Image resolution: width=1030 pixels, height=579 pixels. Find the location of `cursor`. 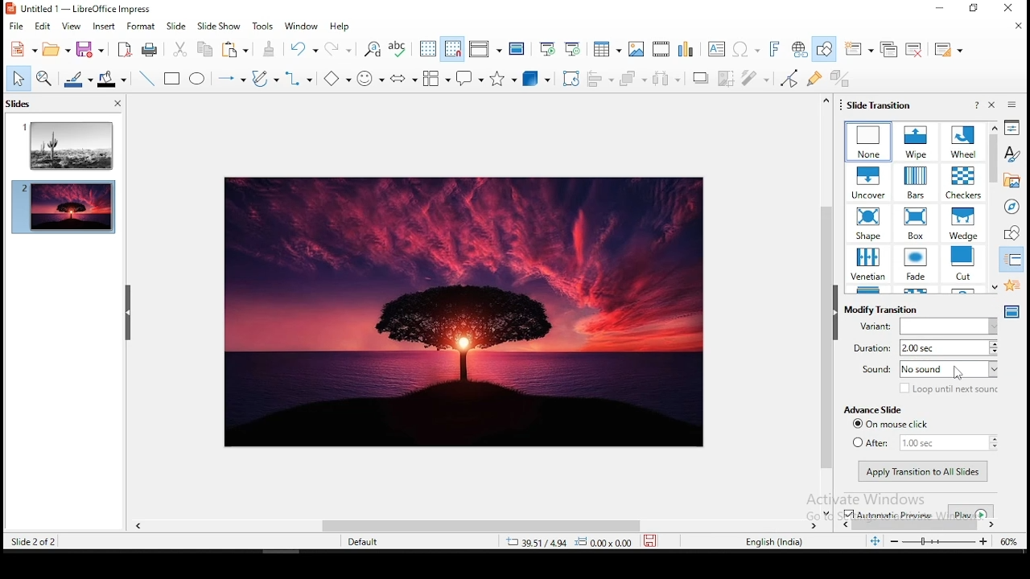

cursor is located at coordinates (958, 374).